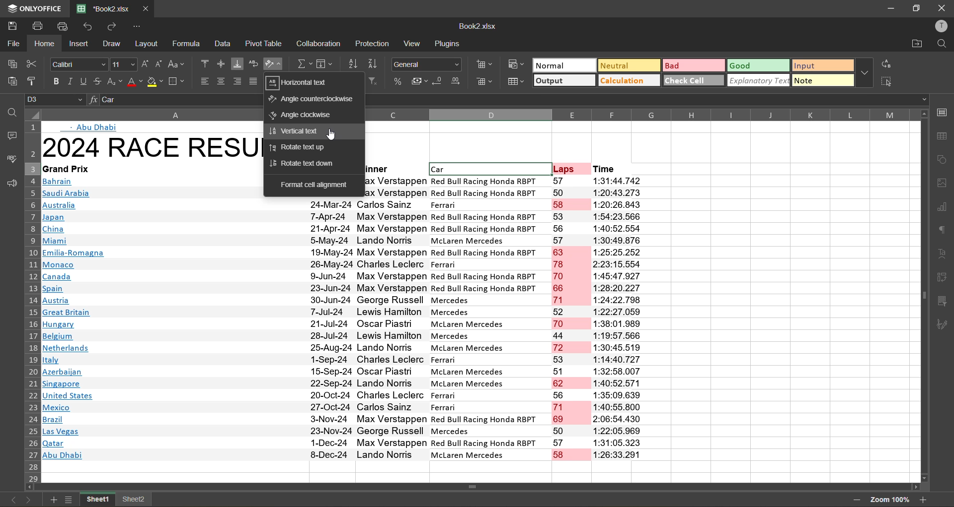  I want to click on align top, so click(207, 63).